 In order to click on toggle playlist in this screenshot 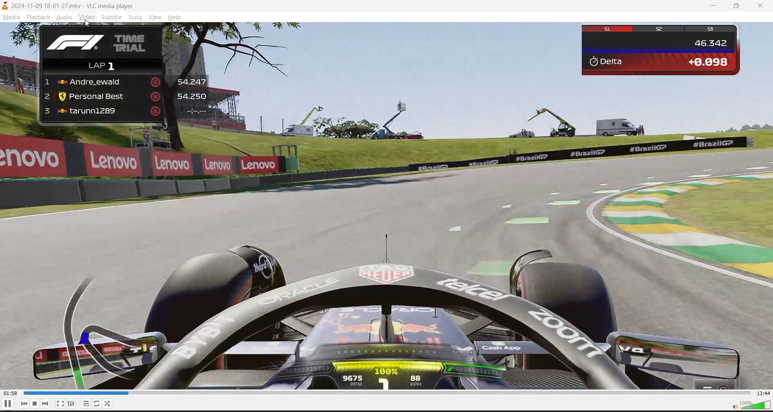, I will do `click(87, 403)`.